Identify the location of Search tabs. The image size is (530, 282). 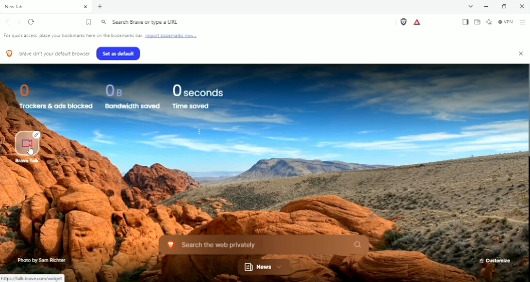
(471, 6).